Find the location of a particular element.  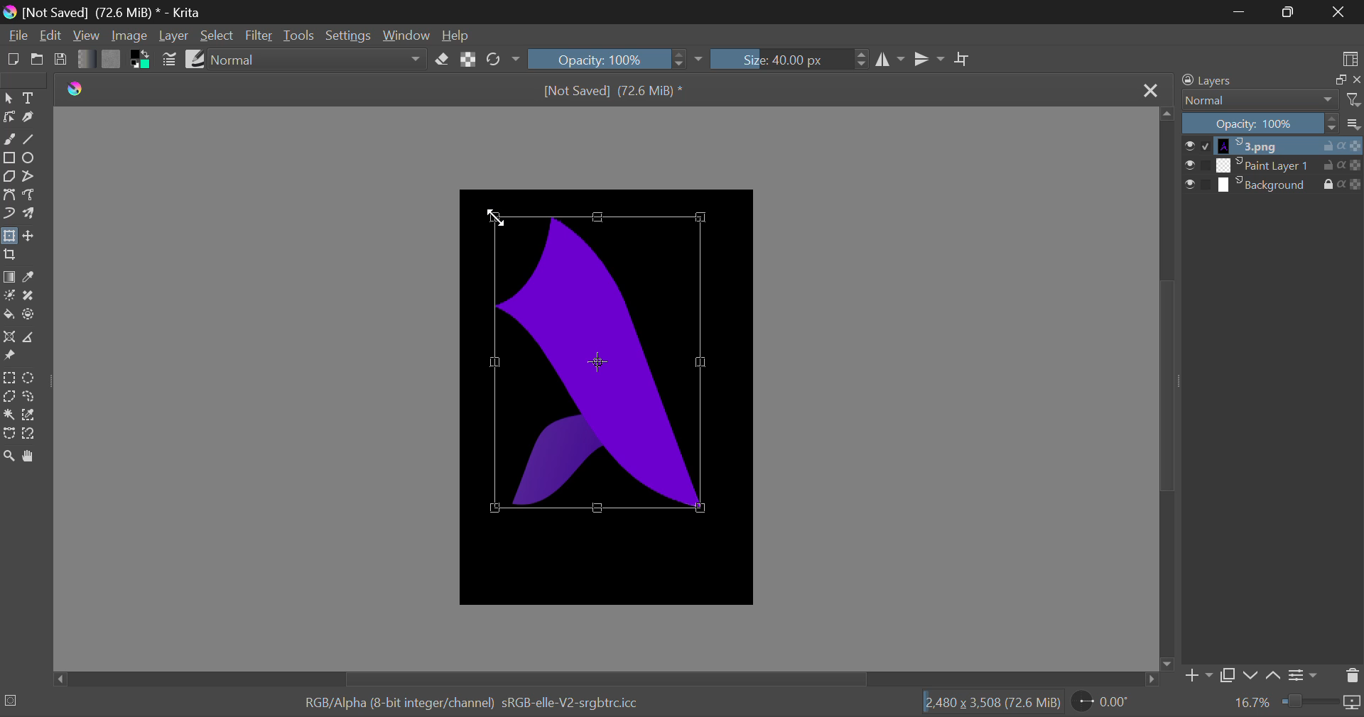

checkbox is located at coordinates (1198, 146).